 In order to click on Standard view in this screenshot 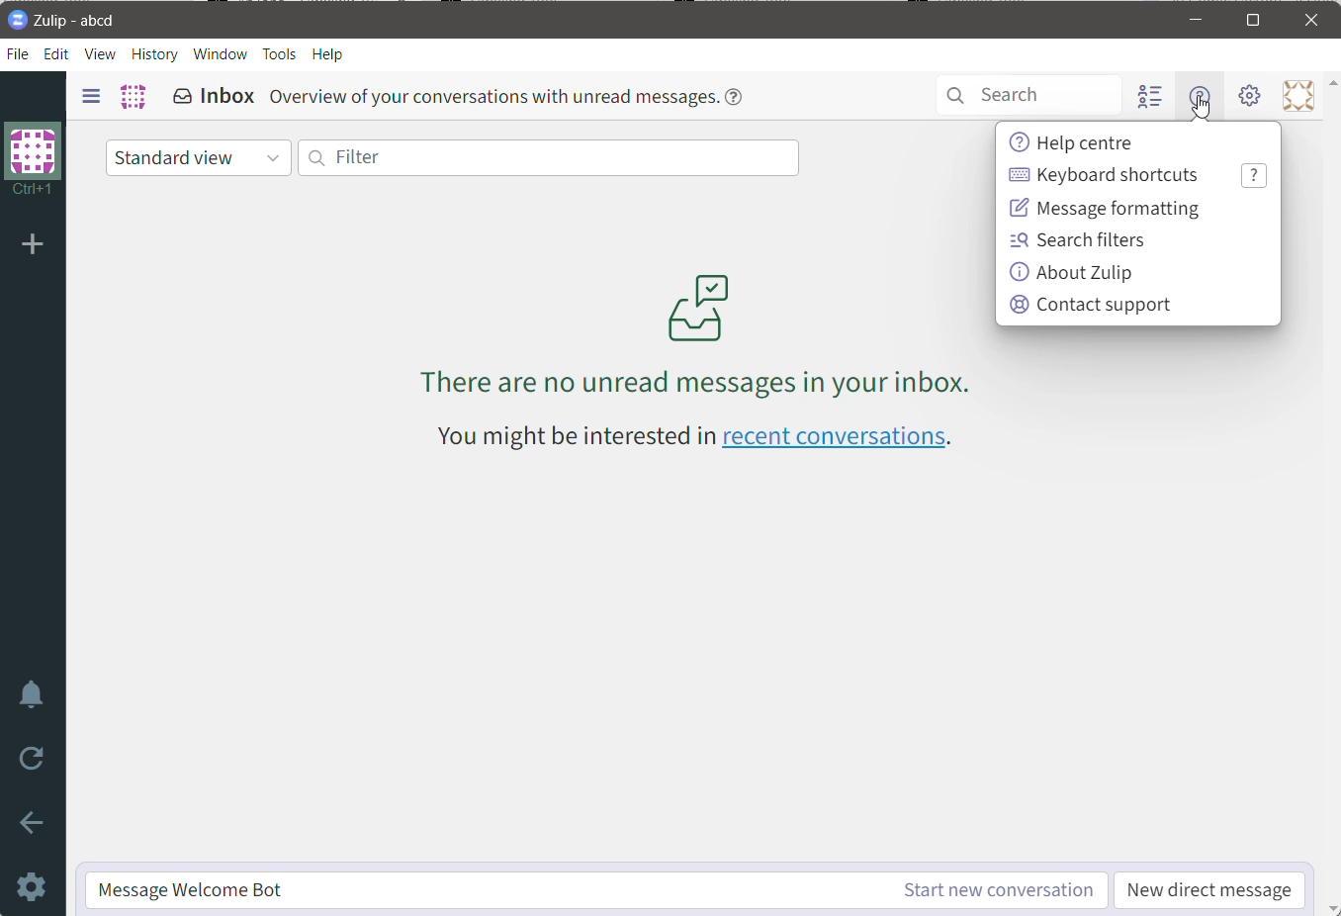, I will do `click(198, 157)`.